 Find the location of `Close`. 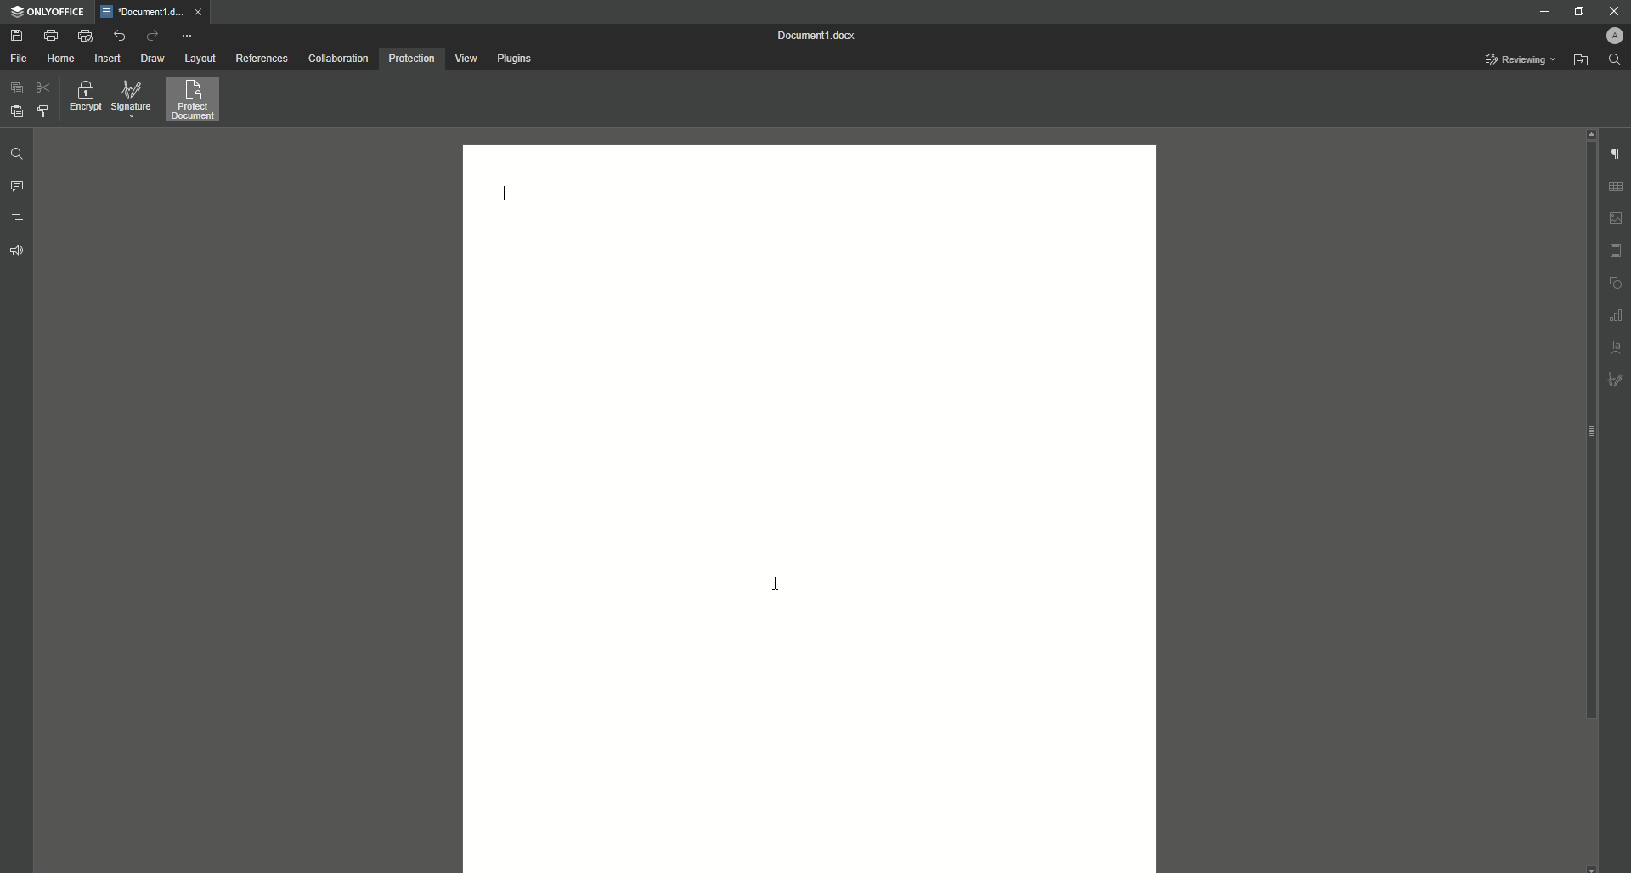

Close is located at coordinates (1611, 11).